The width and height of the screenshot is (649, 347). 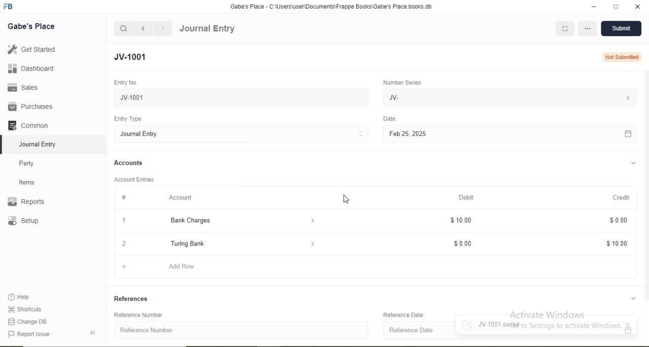 What do you see at coordinates (242, 97) in the screenshot?
I see `New Journal Entry 05` at bounding box center [242, 97].